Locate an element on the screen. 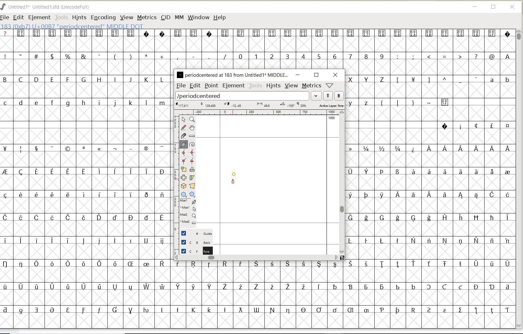  uppercase letters is located at coordinates (368, 79).